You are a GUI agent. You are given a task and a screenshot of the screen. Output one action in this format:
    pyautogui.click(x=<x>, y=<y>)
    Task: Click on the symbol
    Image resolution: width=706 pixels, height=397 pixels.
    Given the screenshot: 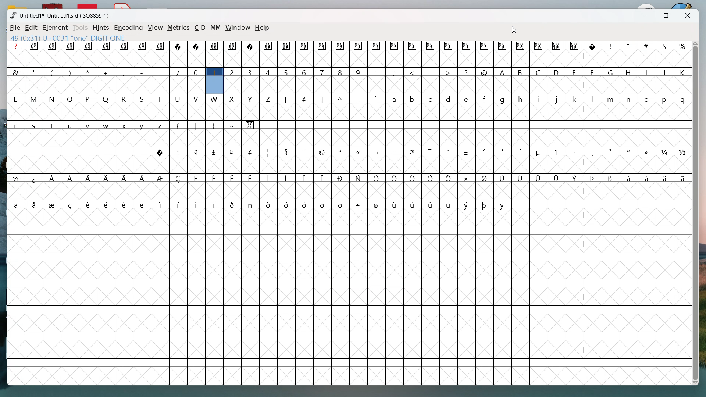 What is the action you would take?
    pyautogui.click(x=683, y=152)
    